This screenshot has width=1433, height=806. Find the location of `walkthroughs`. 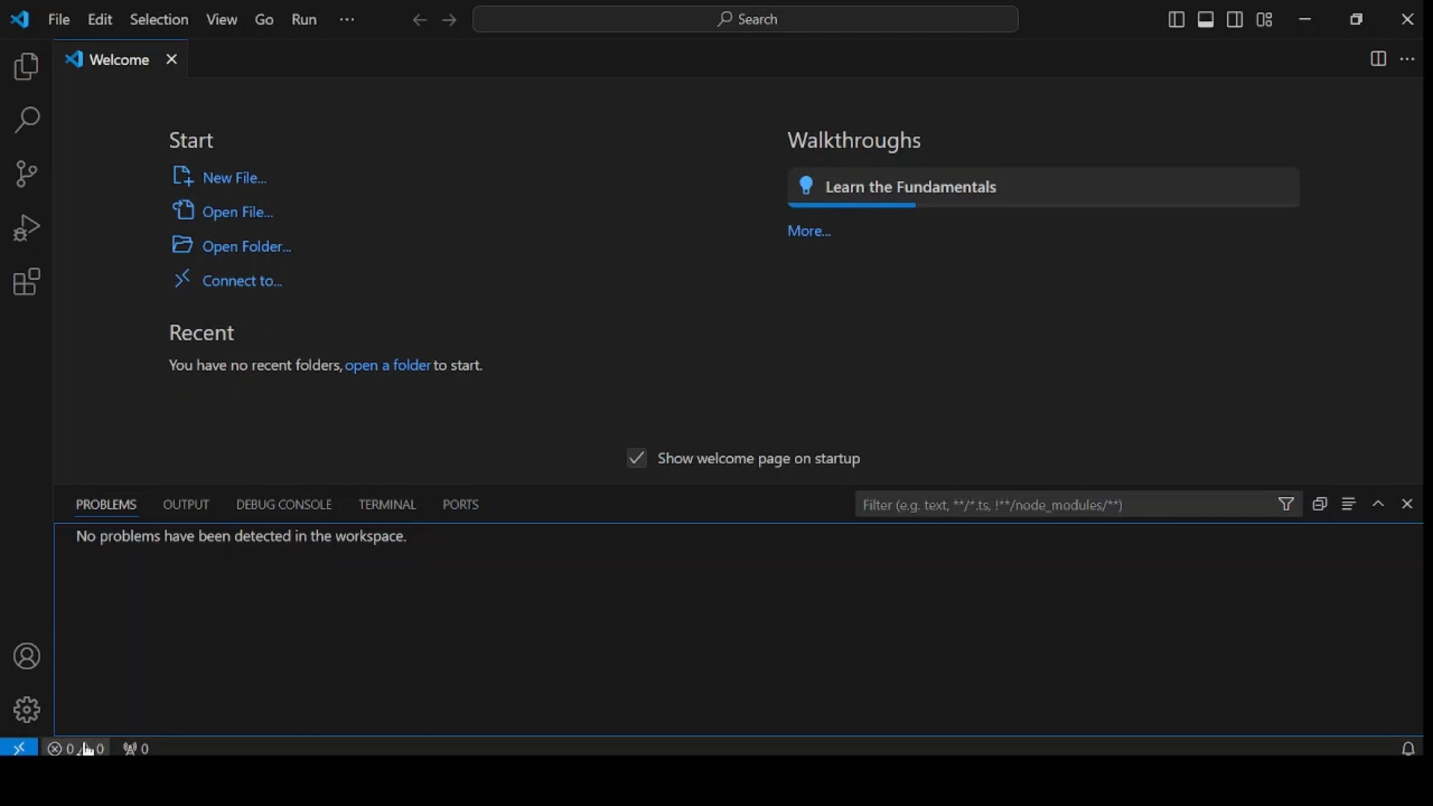

walkthroughs is located at coordinates (857, 140).